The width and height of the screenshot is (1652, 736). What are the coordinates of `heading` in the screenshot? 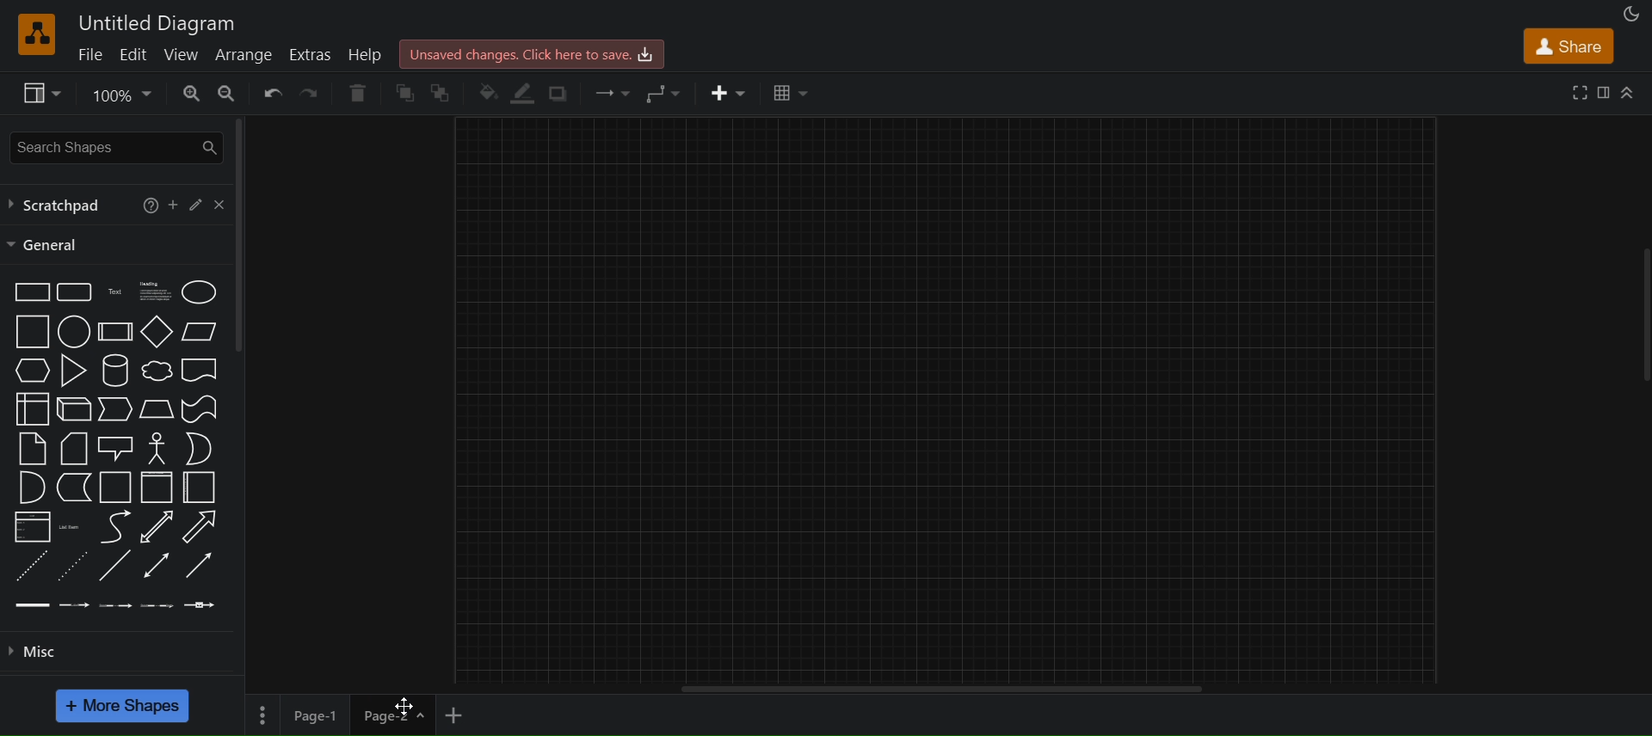 It's located at (154, 291).